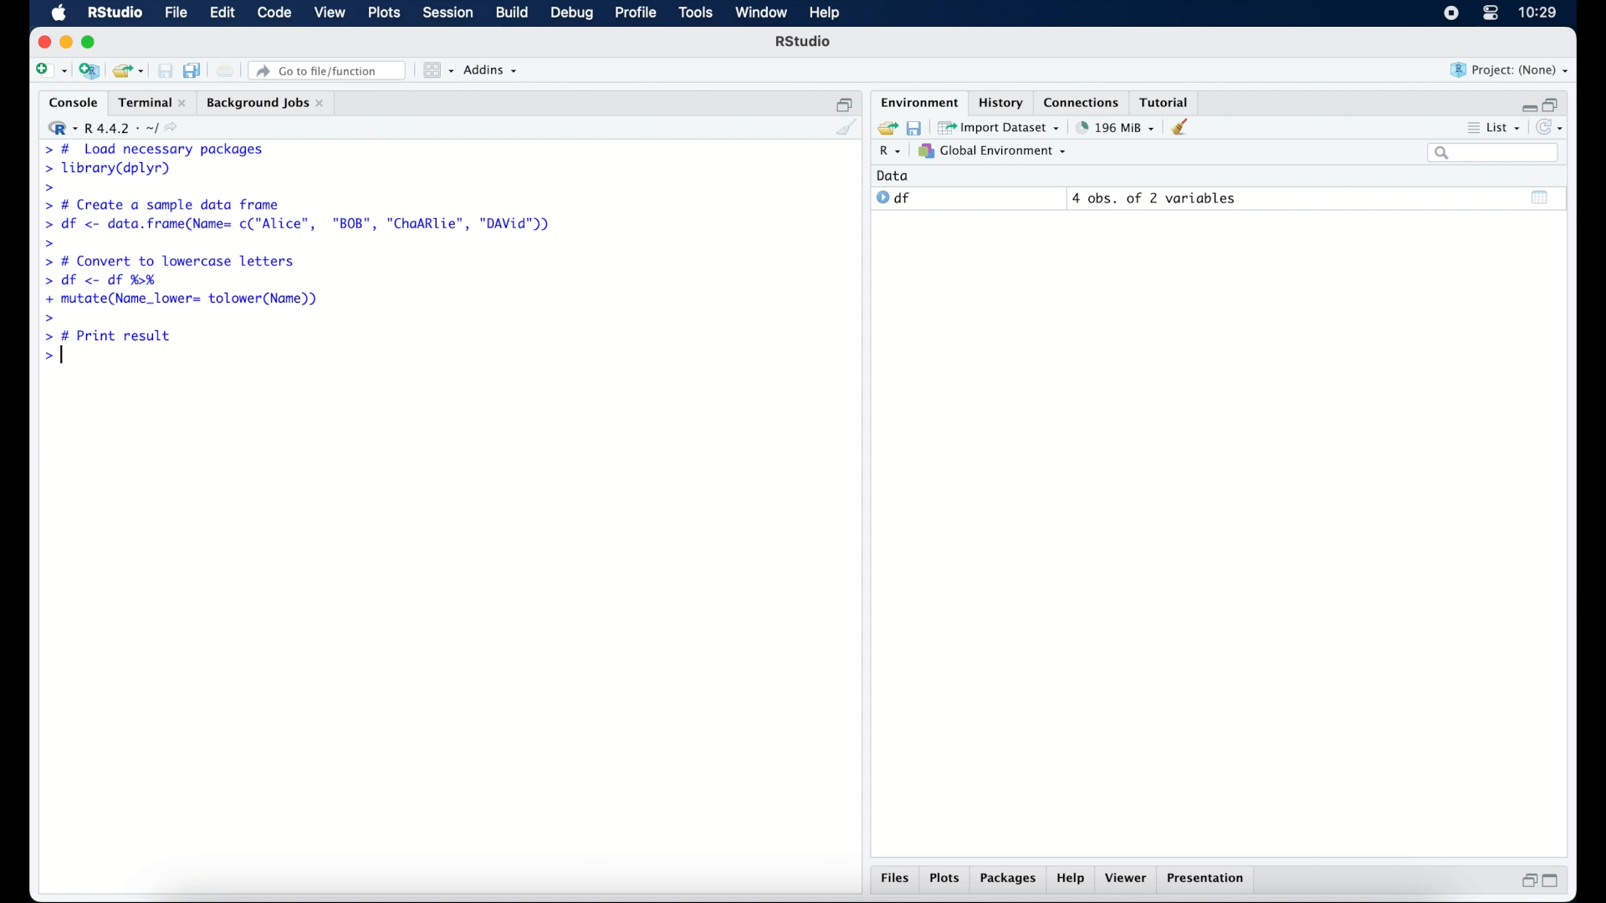  What do you see at coordinates (166, 204) in the screenshot?
I see `> # Create a sample data frame]` at bounding box center [166, 204].